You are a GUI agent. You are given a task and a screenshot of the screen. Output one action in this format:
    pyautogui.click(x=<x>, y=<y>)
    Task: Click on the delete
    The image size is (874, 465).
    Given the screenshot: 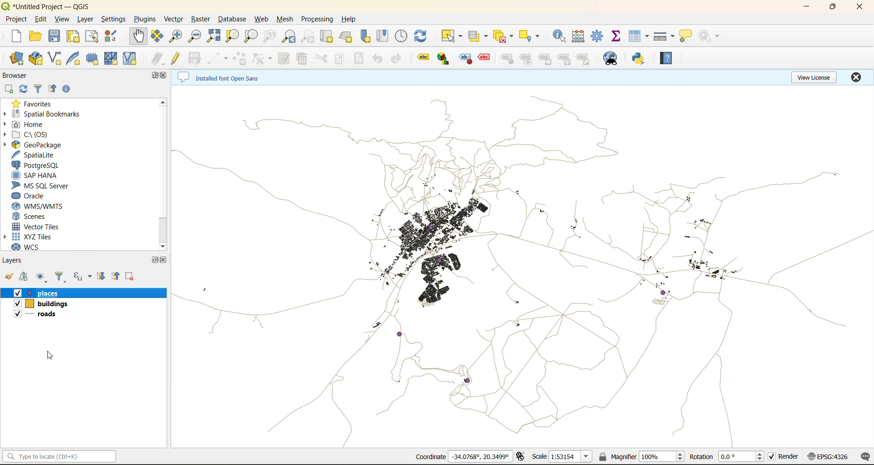 What is the action you would take?
    pyautogui.click(x=303, y=59)
    